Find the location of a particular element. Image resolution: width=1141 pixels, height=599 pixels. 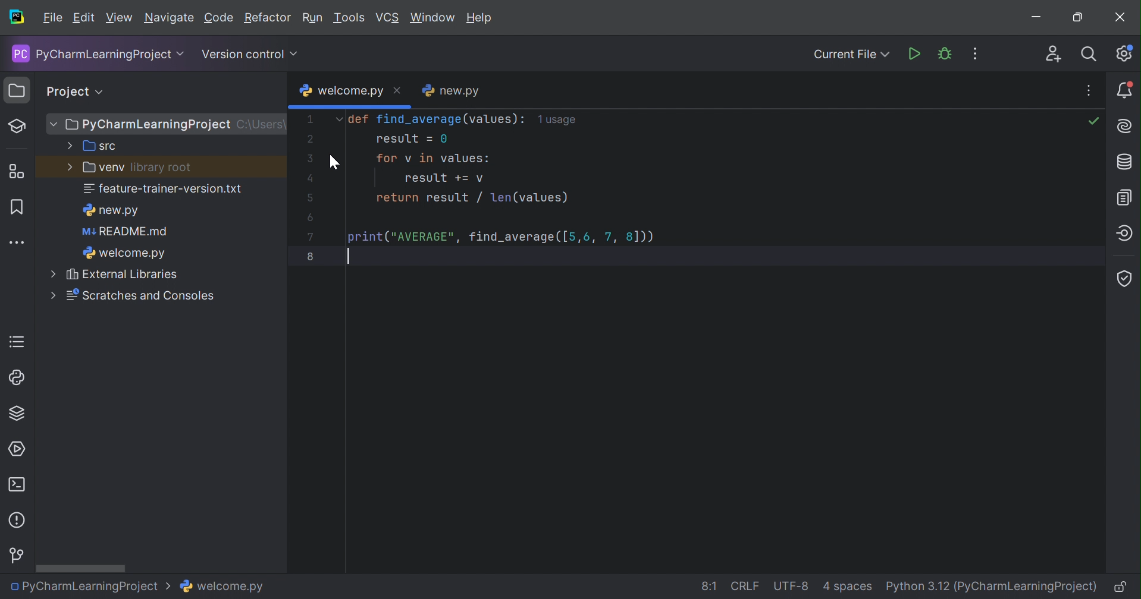

Updates available. IDE and Project settings. is located at coordinates (1126, 54).